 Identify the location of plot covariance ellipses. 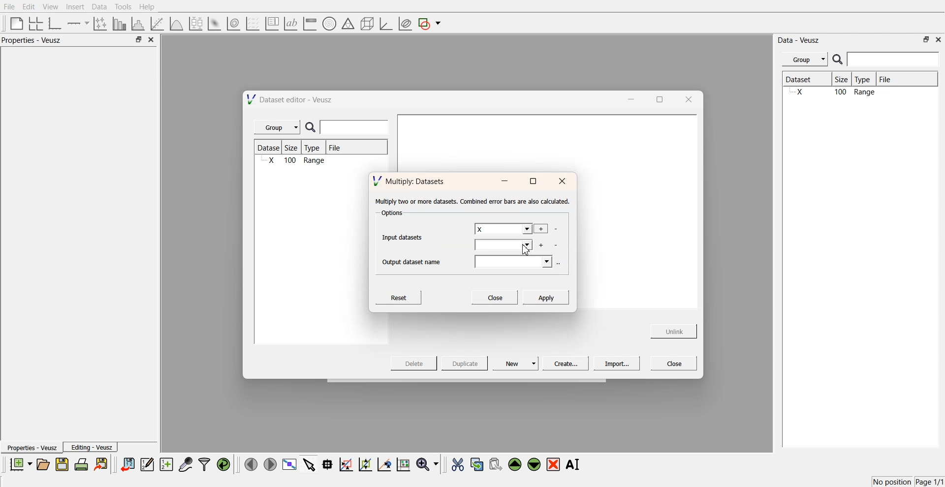
(405, 24).